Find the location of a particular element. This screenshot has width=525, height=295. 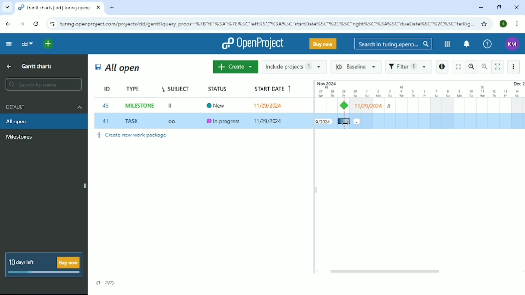

Duration is located at coordinates (419, 88).